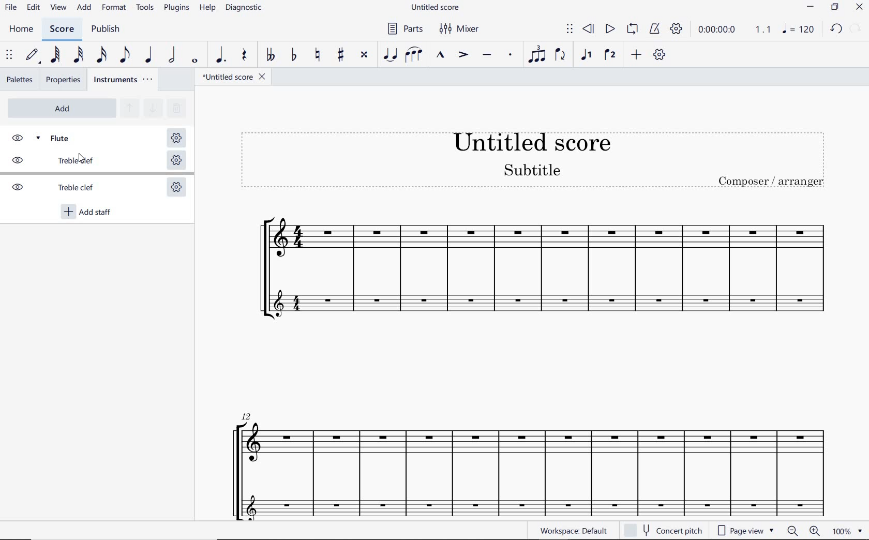 The image size is (869, 540). Describe the element at coordinates (63, 80) in the screenshot. I see `properties` at that location.